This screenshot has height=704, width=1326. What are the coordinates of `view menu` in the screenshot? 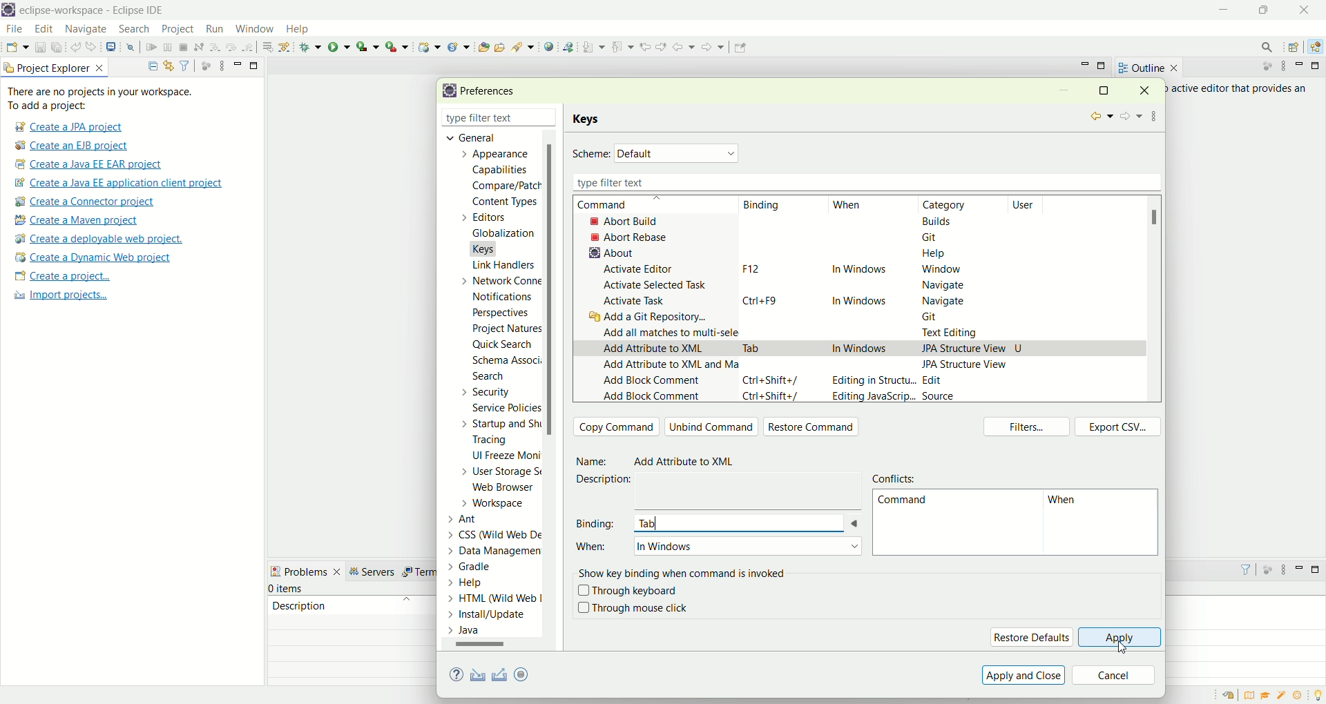 It's located at (1282, 66).